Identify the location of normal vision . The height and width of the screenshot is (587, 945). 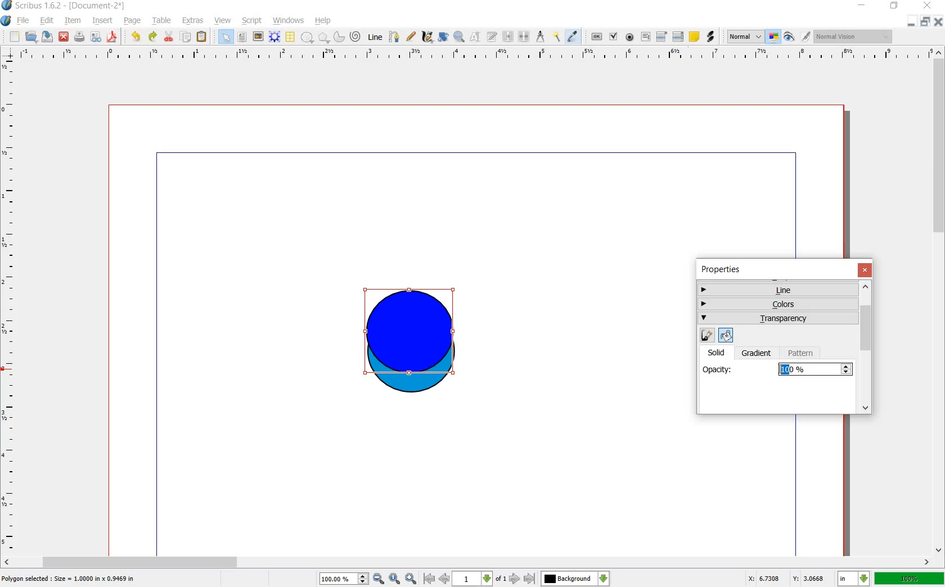
(853, 37).